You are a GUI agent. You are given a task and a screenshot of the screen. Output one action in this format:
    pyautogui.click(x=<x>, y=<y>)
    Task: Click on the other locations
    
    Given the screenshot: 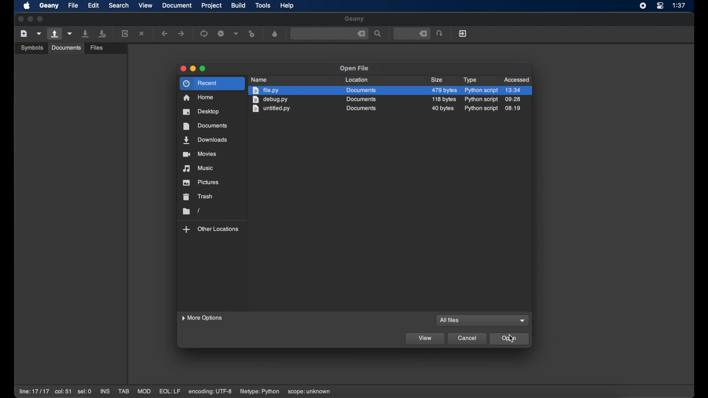 What is the action you would take?
    pyautogui.click(x=211, y=229)
    